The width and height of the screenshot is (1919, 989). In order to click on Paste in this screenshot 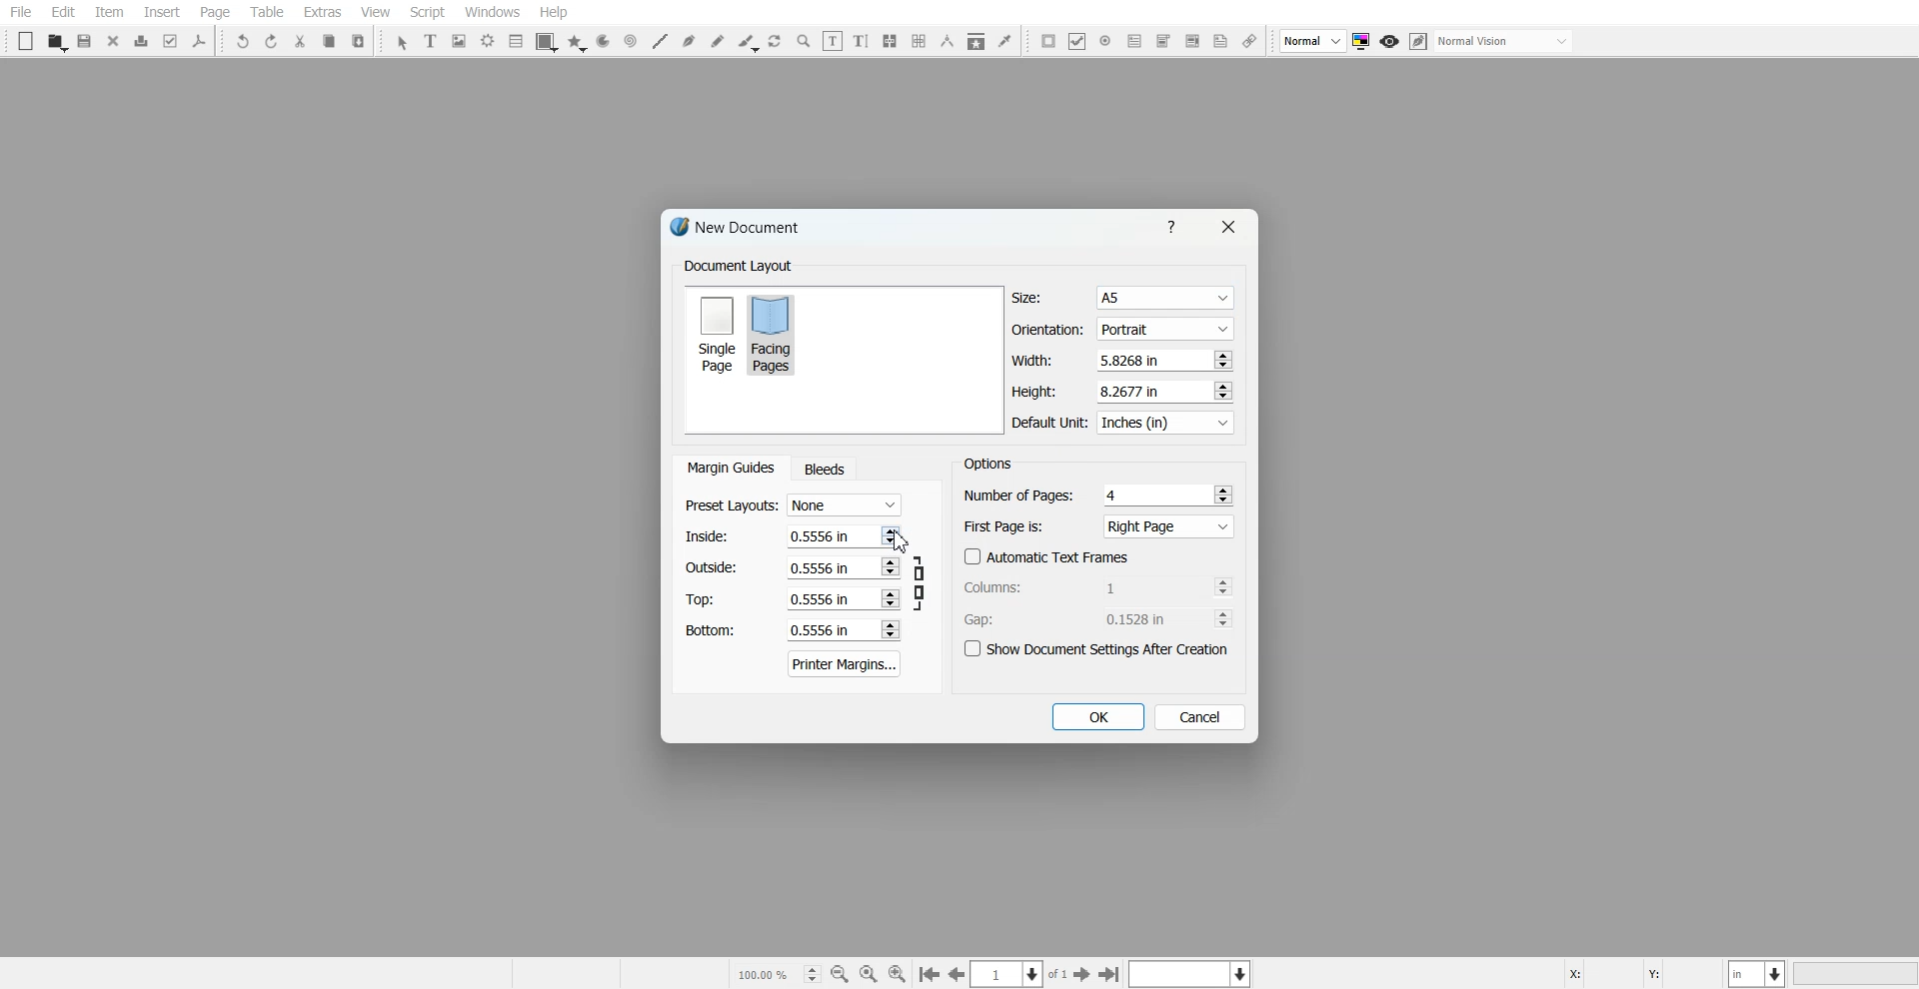, I will do `click(359, 40)`.